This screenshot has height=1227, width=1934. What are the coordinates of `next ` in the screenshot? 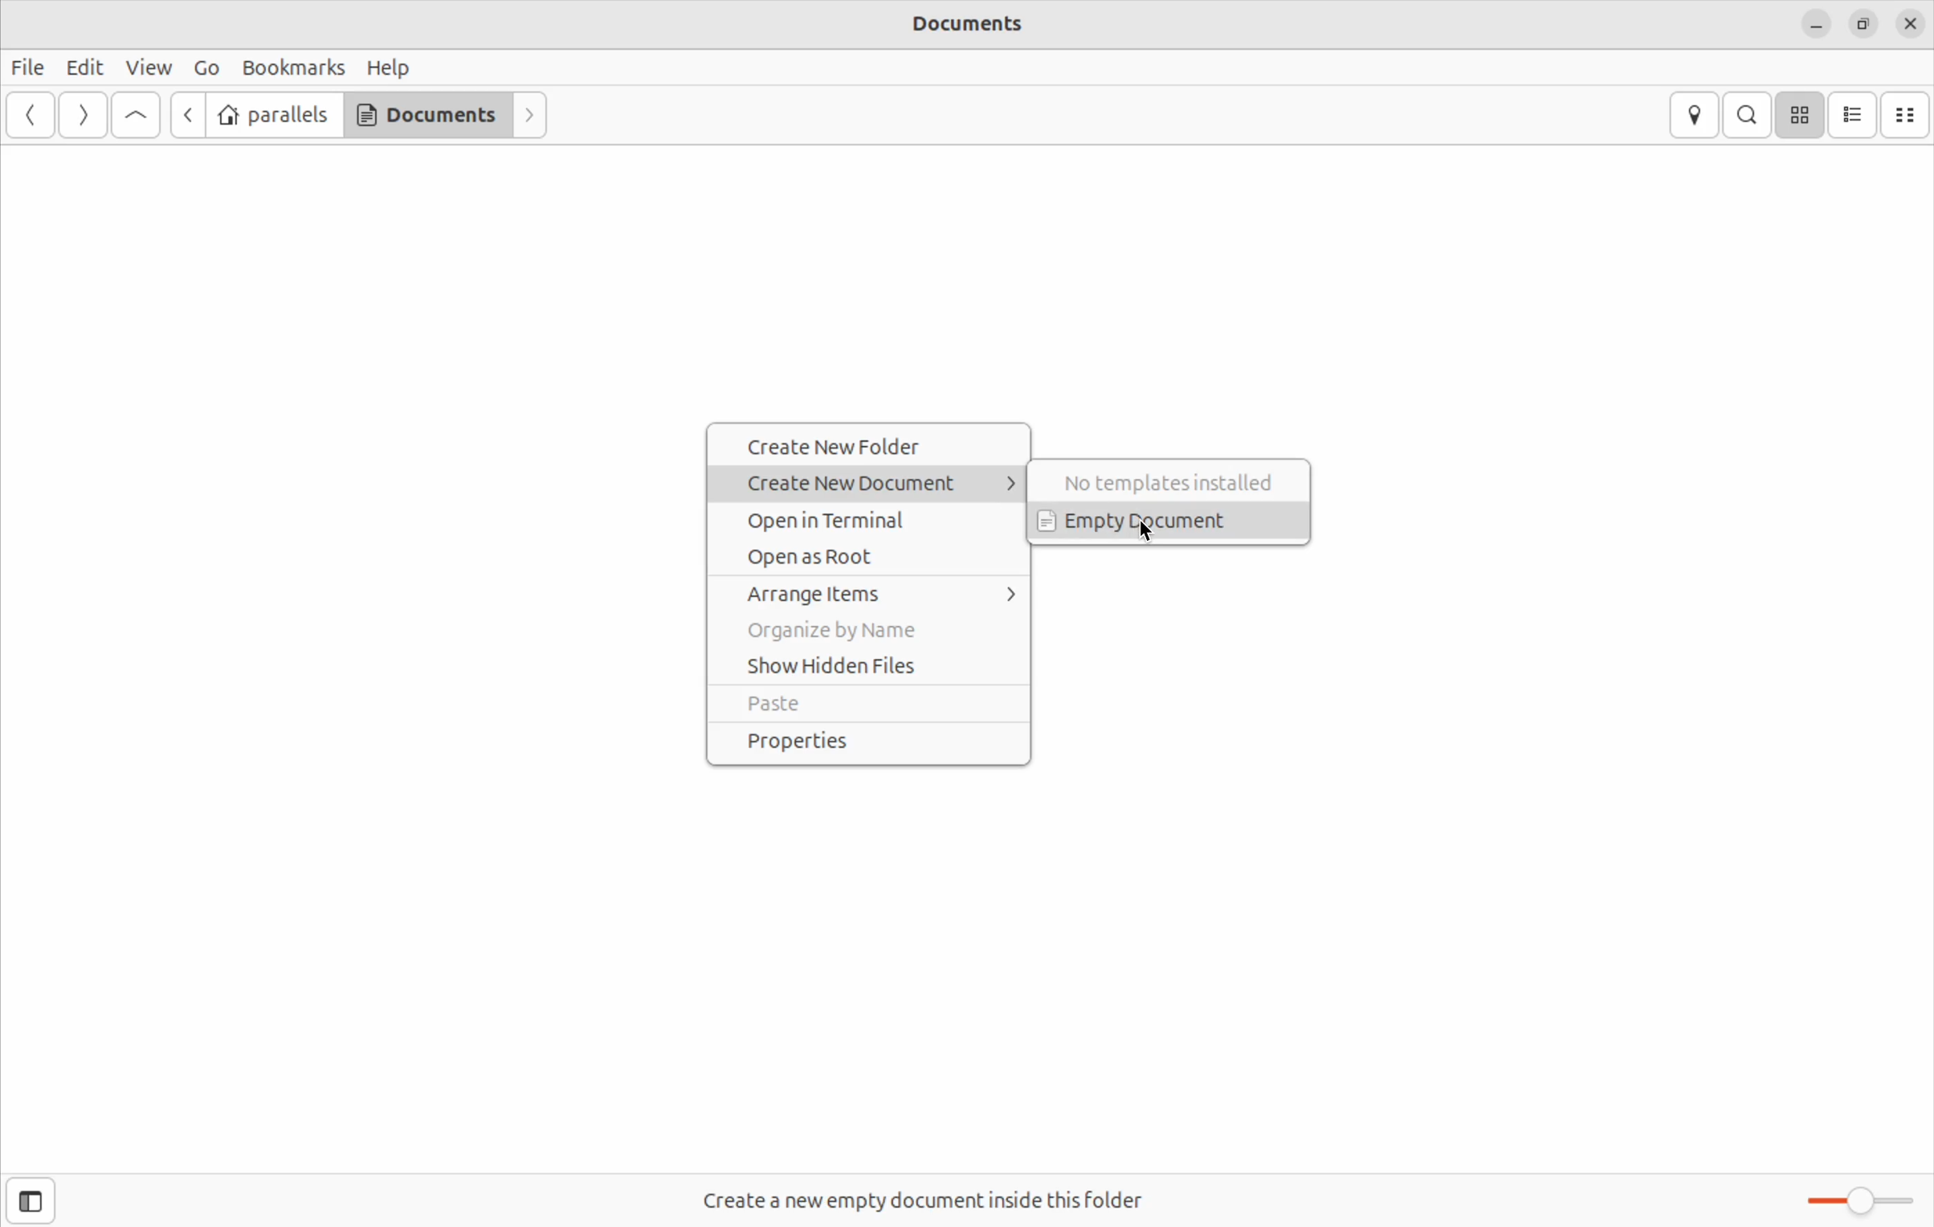 It's located at (532, 116).